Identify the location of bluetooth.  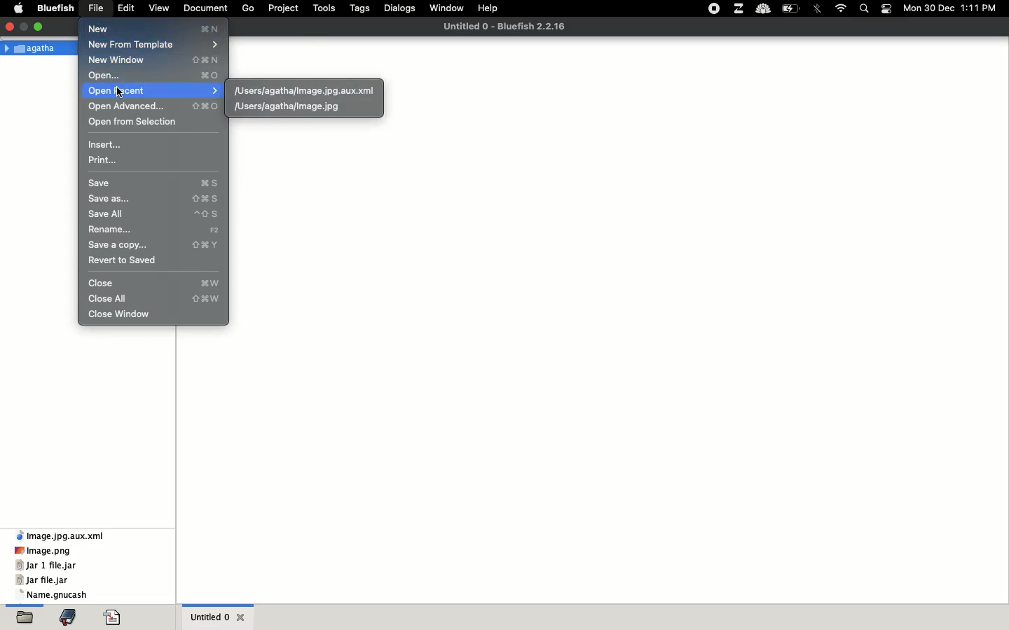
(818, 8).